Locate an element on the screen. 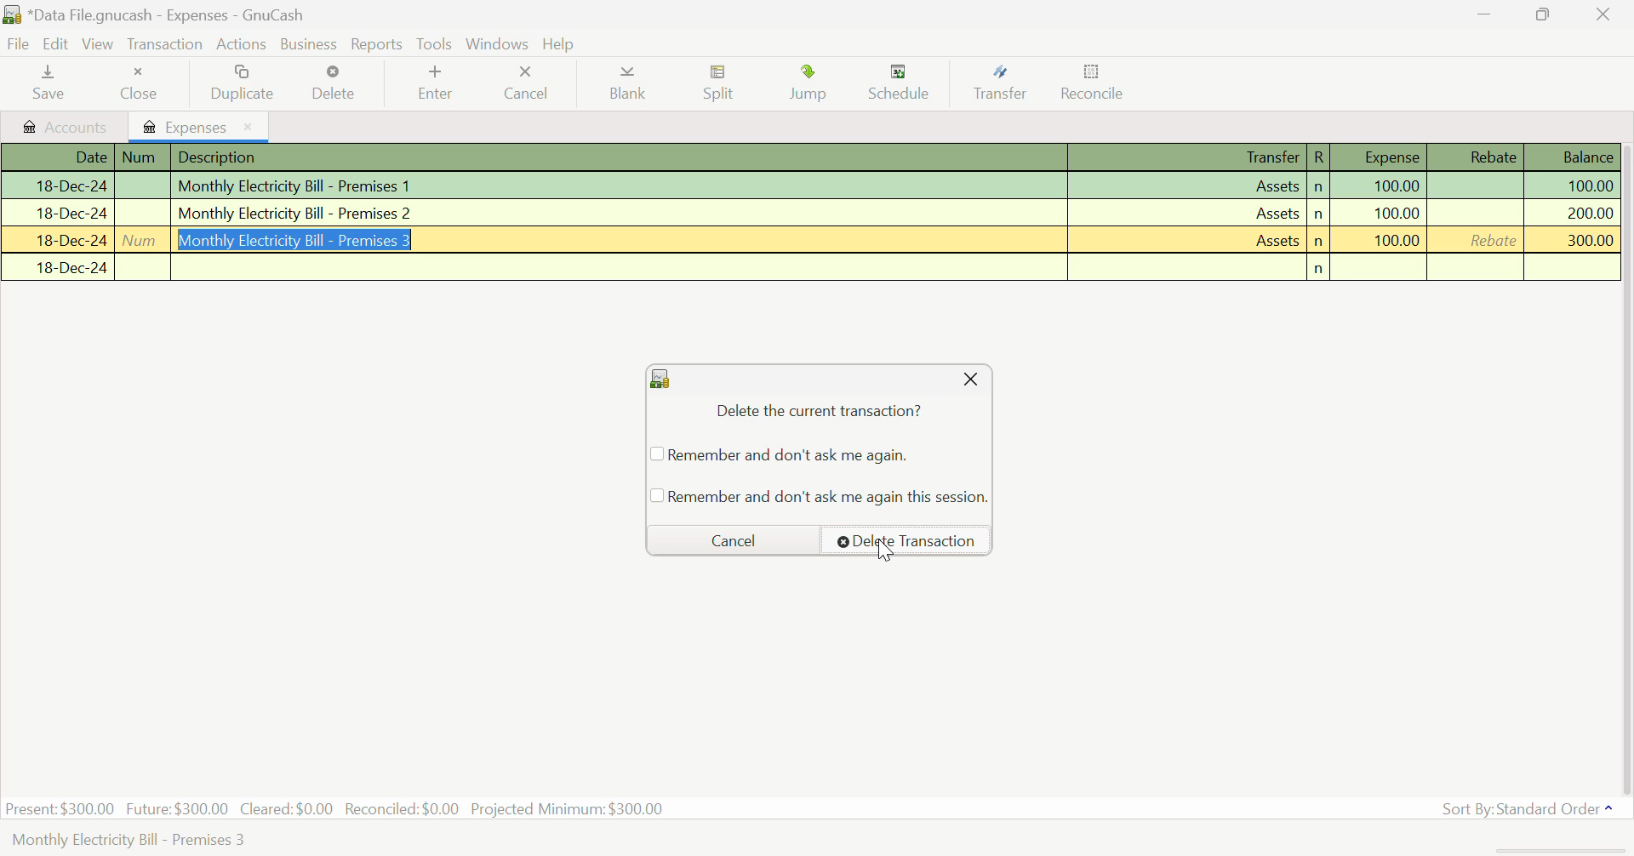 The width and height of the screenshot is (1634, 856). Delete Transaction is located at coordinates (906, 540).